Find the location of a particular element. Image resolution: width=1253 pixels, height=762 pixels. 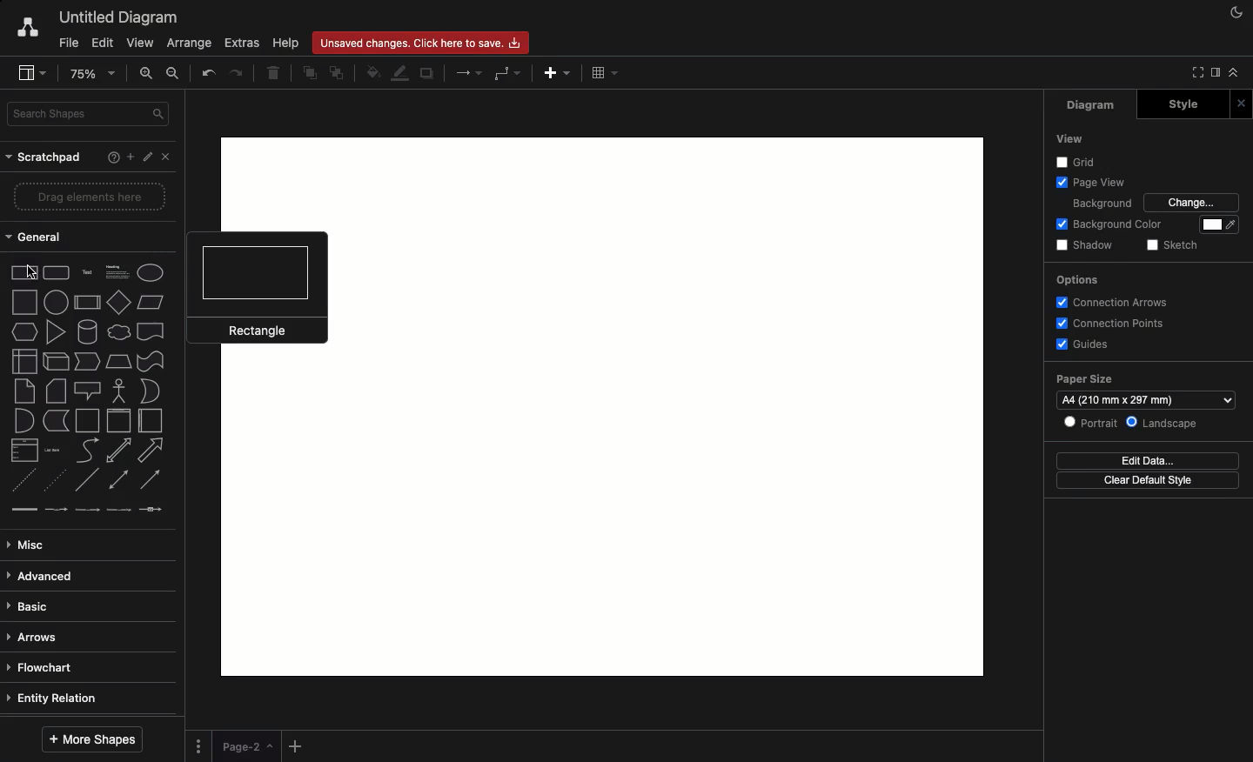

link is located at coordinates (22, 509).